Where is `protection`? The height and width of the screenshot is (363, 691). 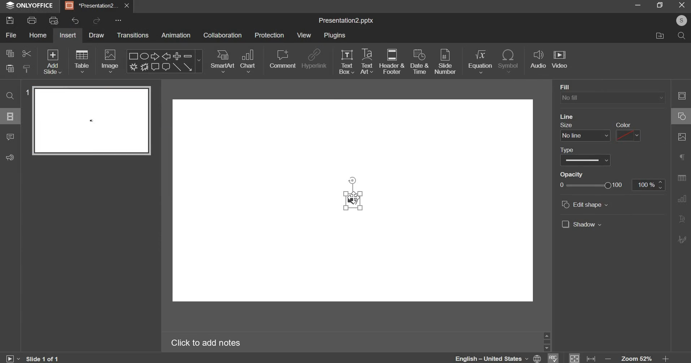 protection is located at coordinates (269, 35).